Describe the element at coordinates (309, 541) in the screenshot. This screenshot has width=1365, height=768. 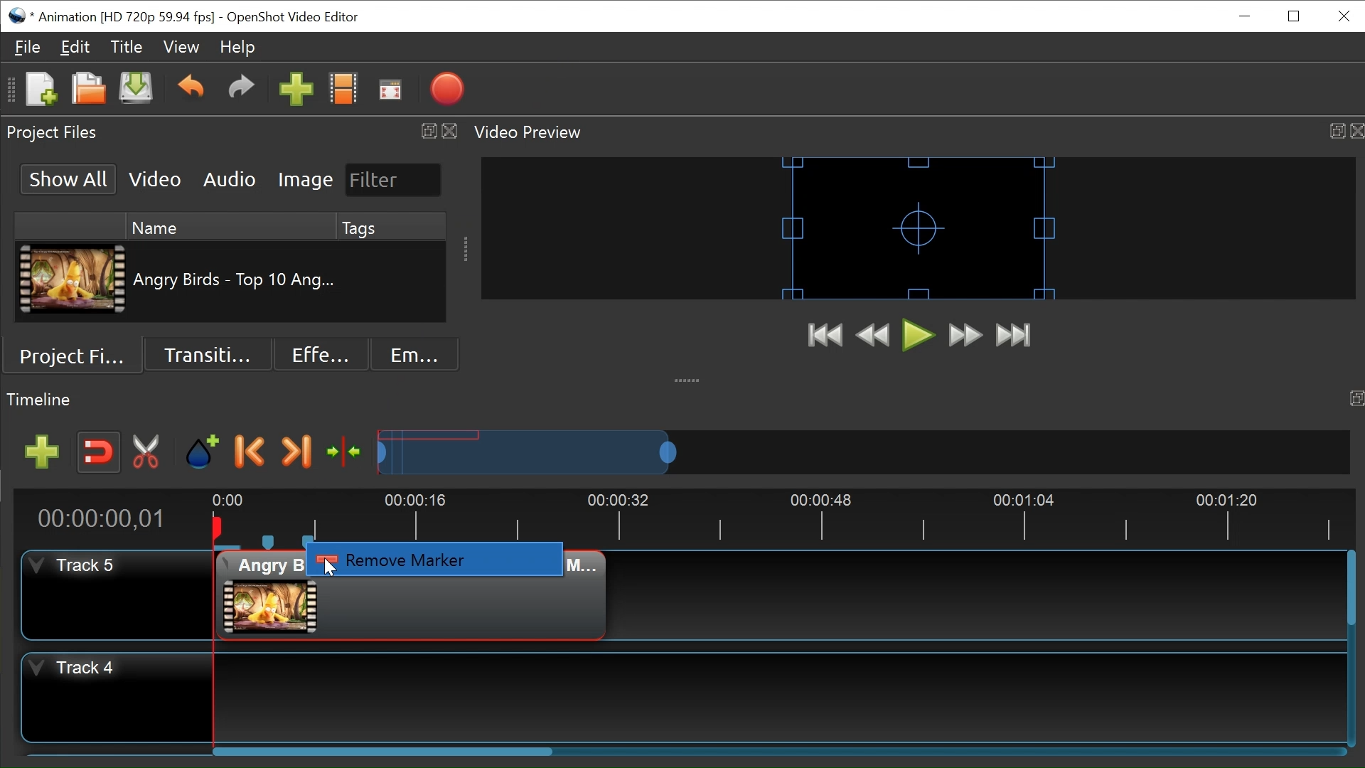
I see `Marker` at that location.